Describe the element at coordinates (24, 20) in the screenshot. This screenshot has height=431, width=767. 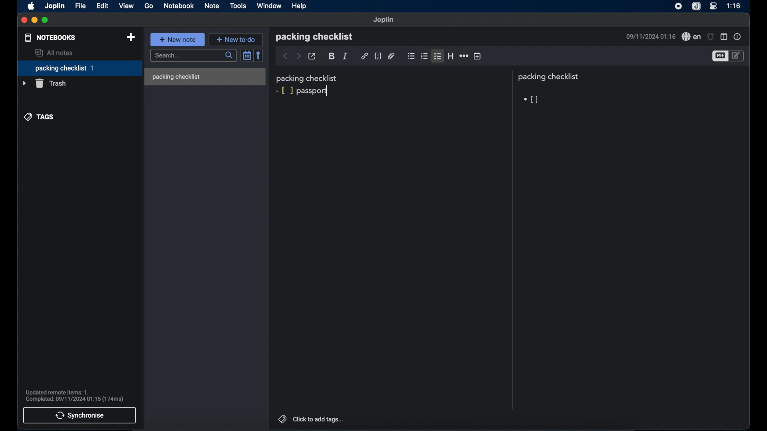
I see `close` at that location.